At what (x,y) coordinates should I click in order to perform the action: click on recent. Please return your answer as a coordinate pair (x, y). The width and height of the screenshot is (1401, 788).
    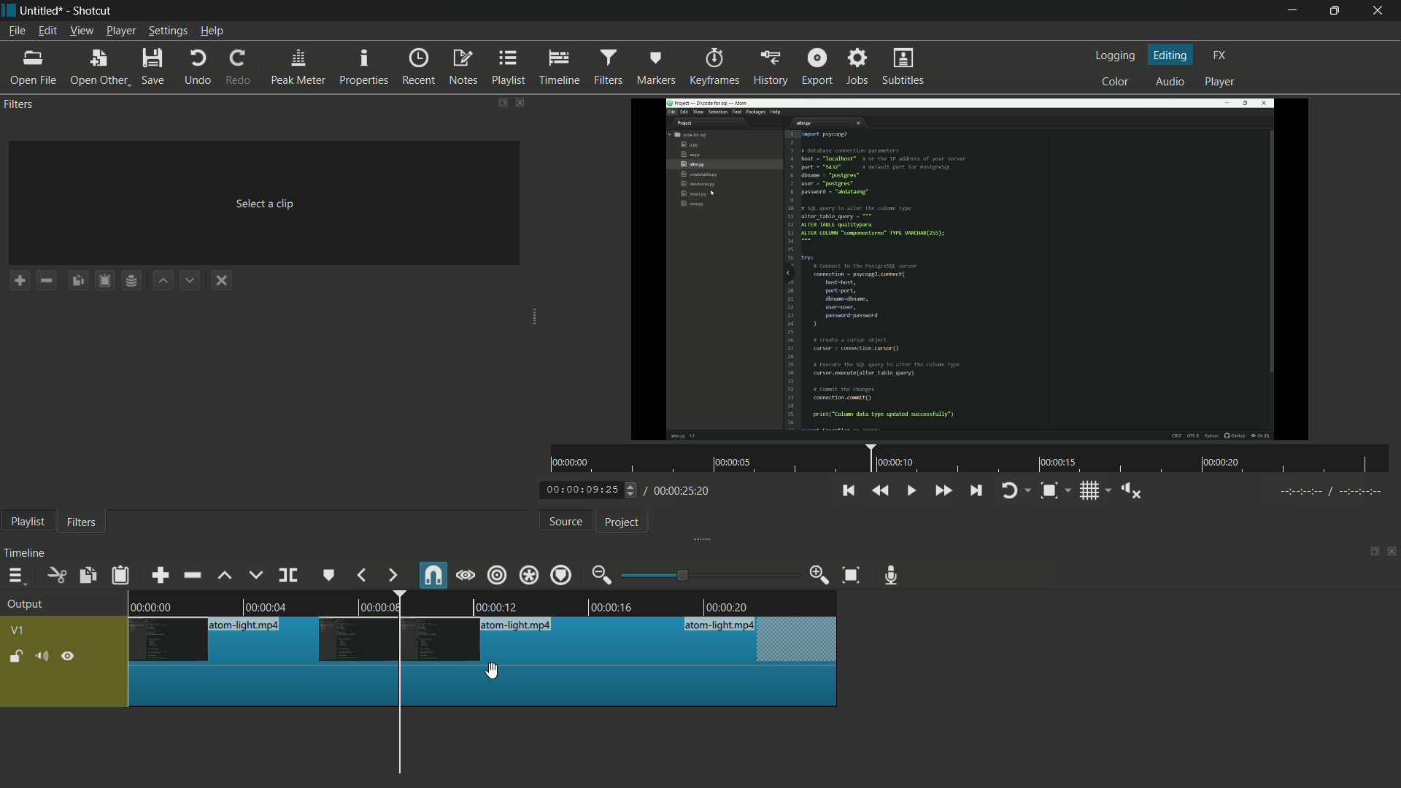
    Looking at the image, I should click on (421, 67).